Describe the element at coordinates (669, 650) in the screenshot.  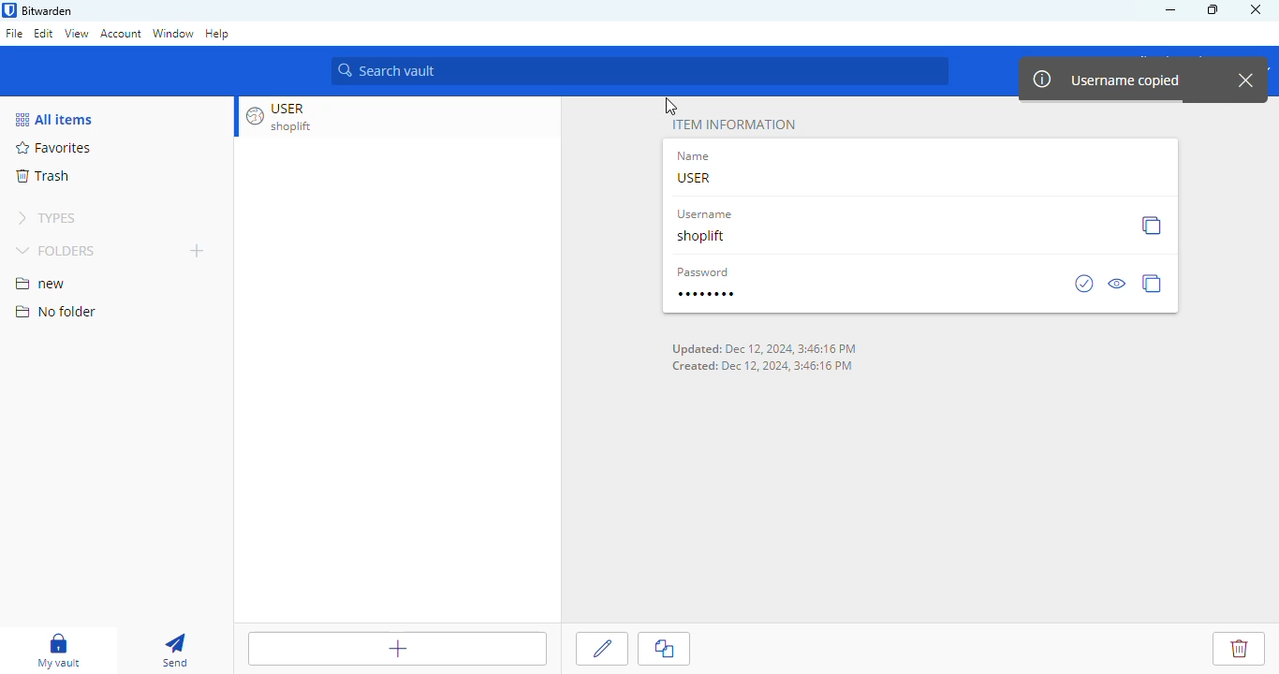
I see `clone` at that location.